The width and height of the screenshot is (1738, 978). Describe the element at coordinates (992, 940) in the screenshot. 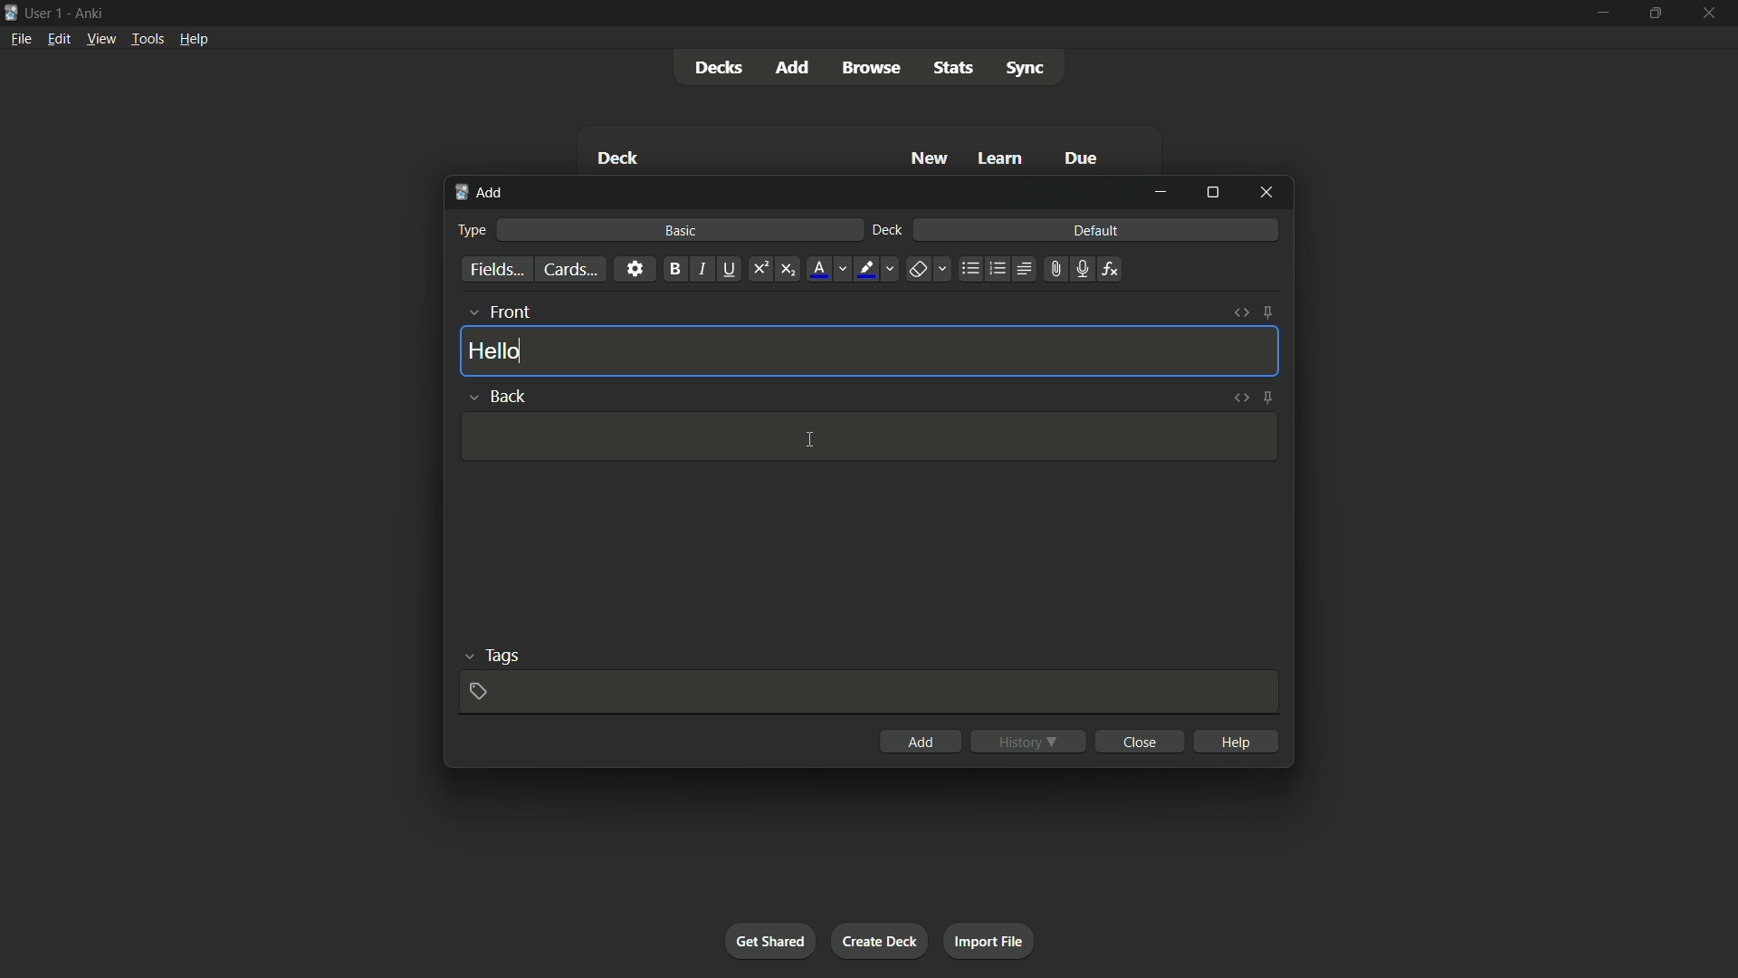

I see `import file` at that location.